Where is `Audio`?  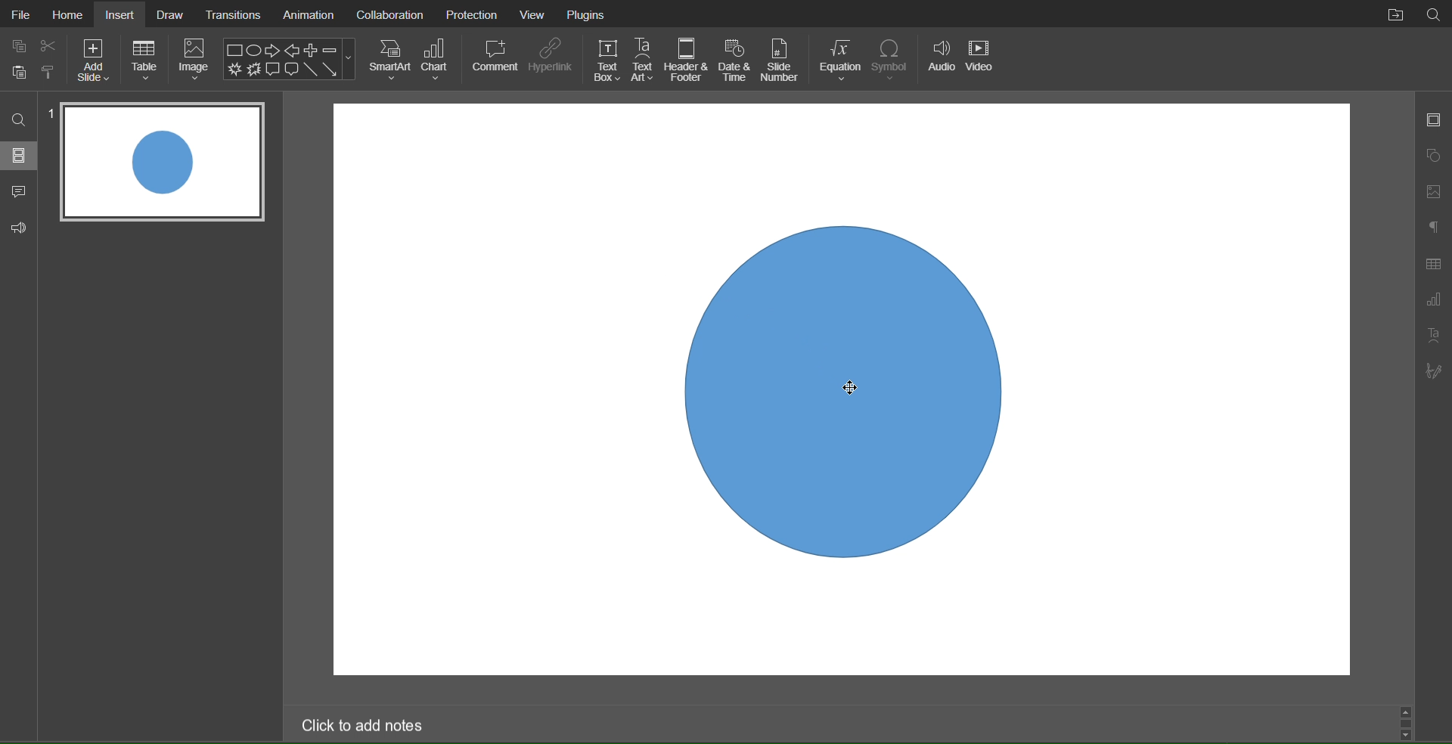
Audio is located at coordinates (942, 60).